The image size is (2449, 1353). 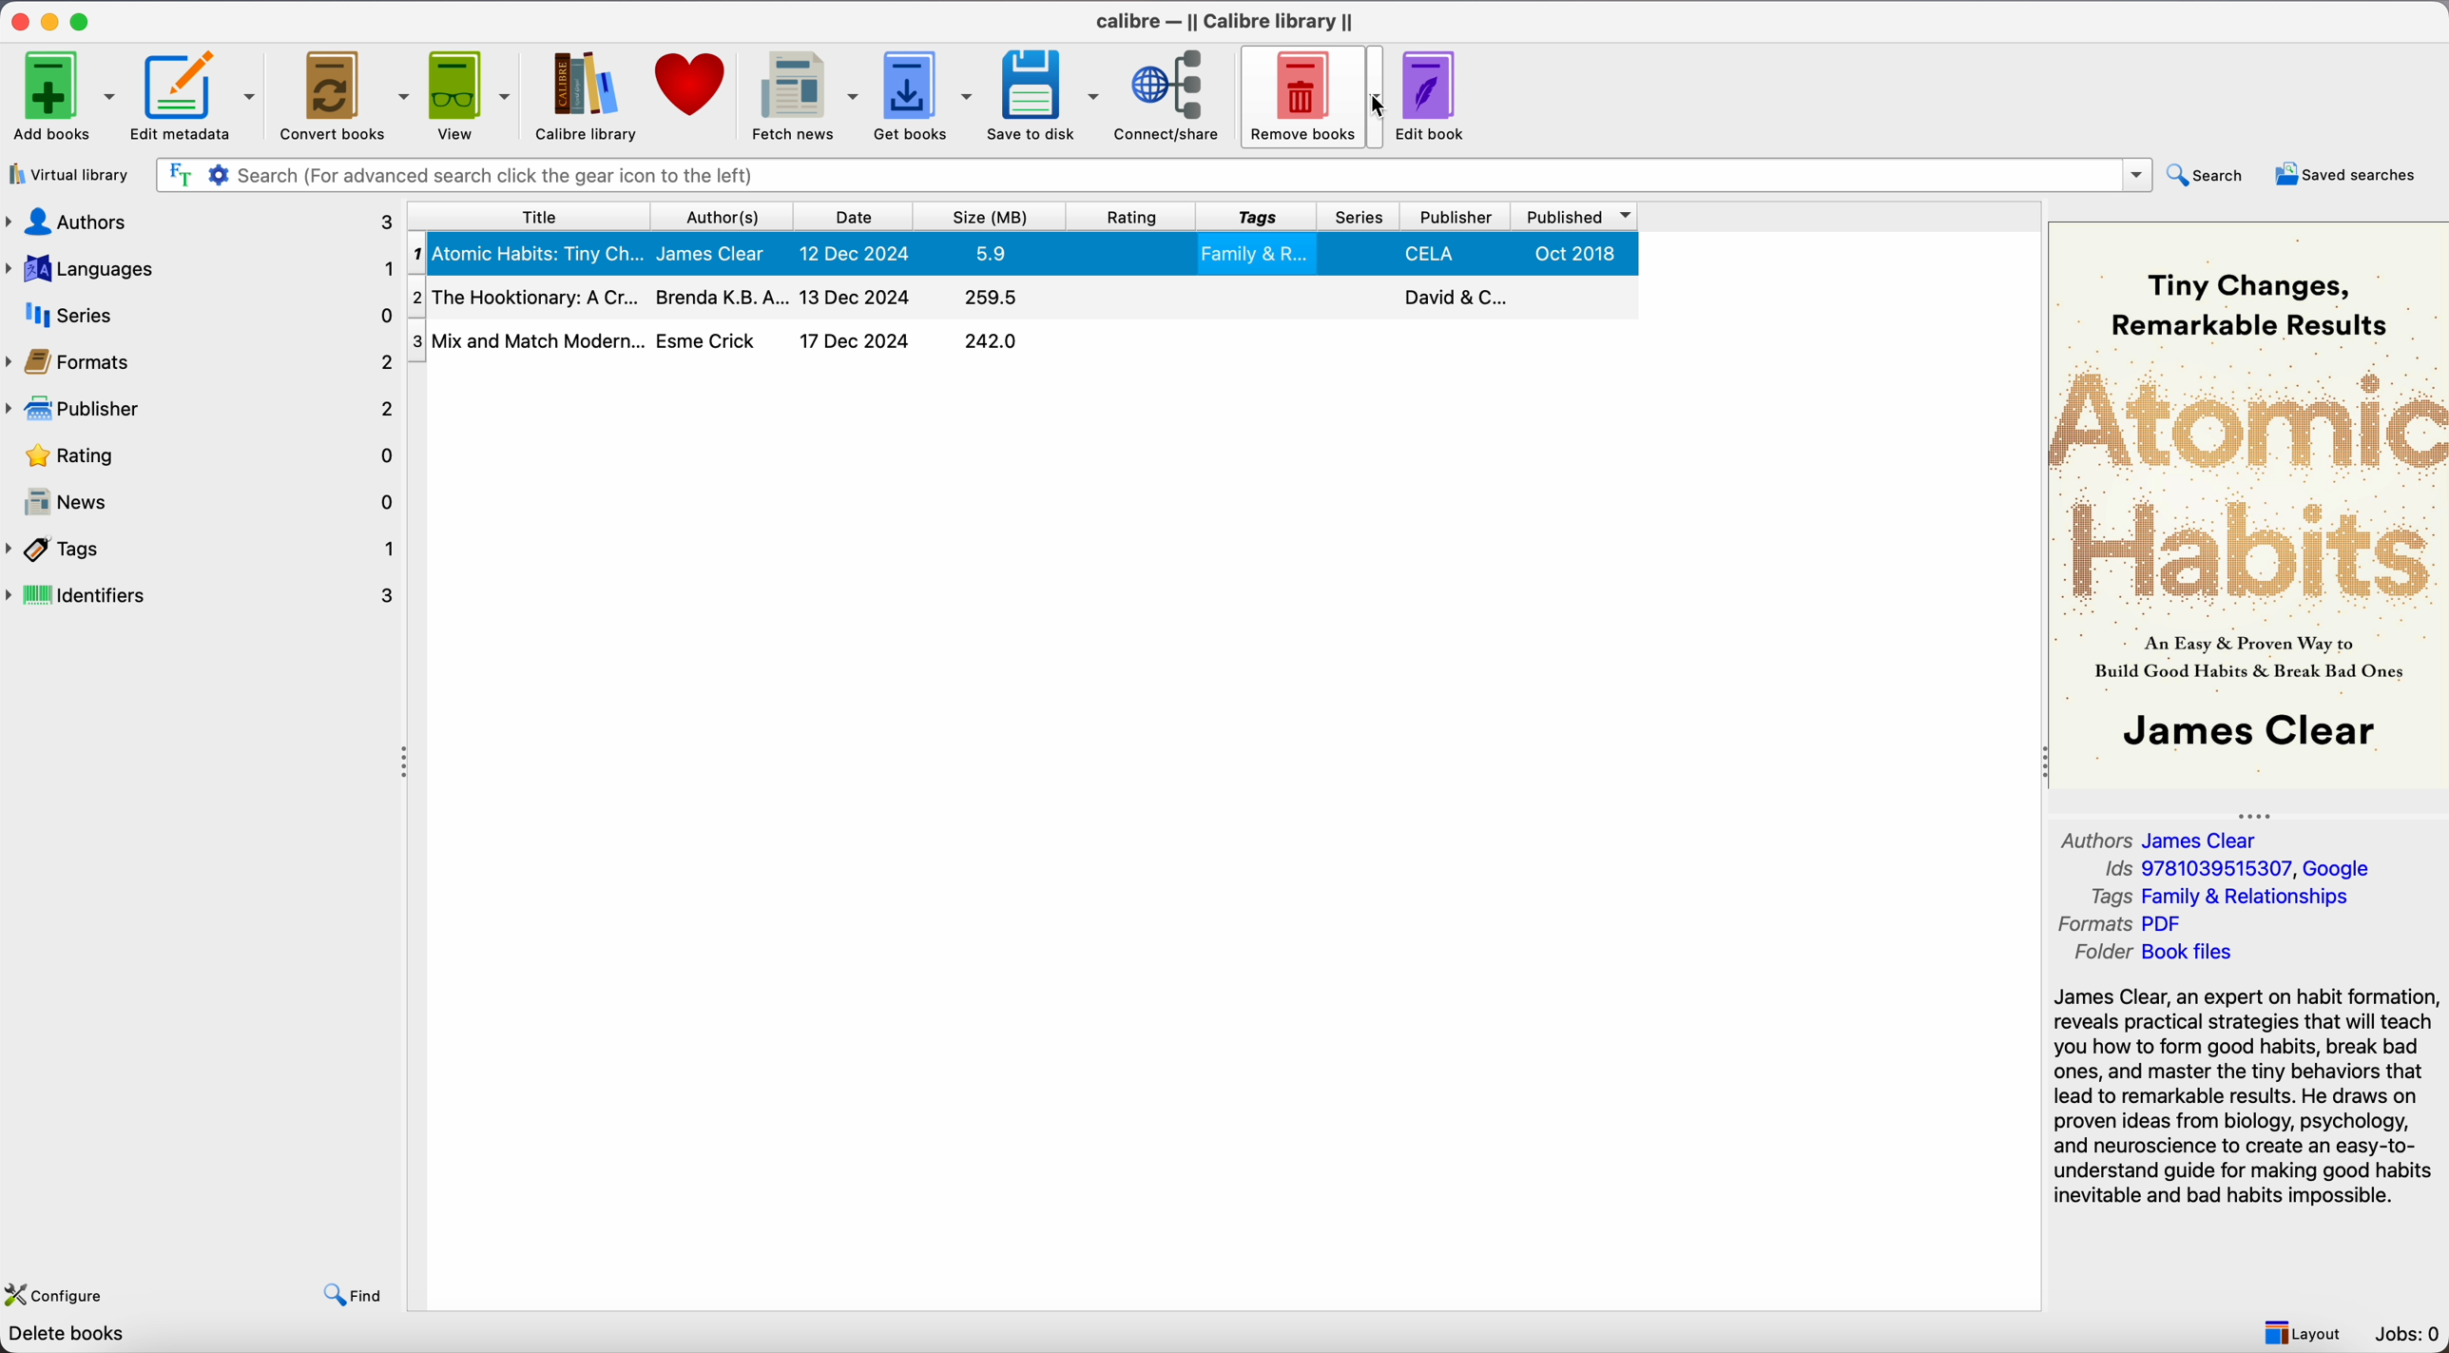 What do you see at coordinates (57, 1294) in the screenshot?
I see `configure` at bounding box center [57, 1294].